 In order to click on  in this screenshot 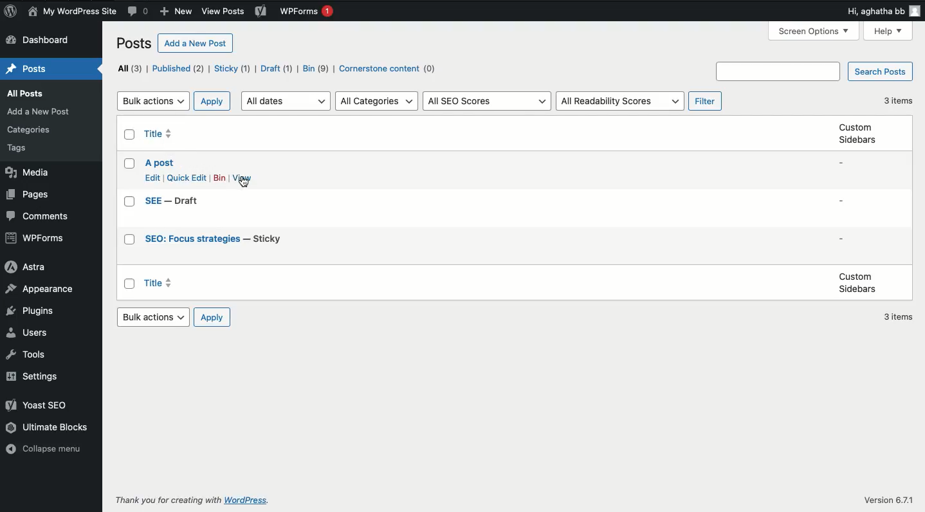, I will do `click(19, 147)`.